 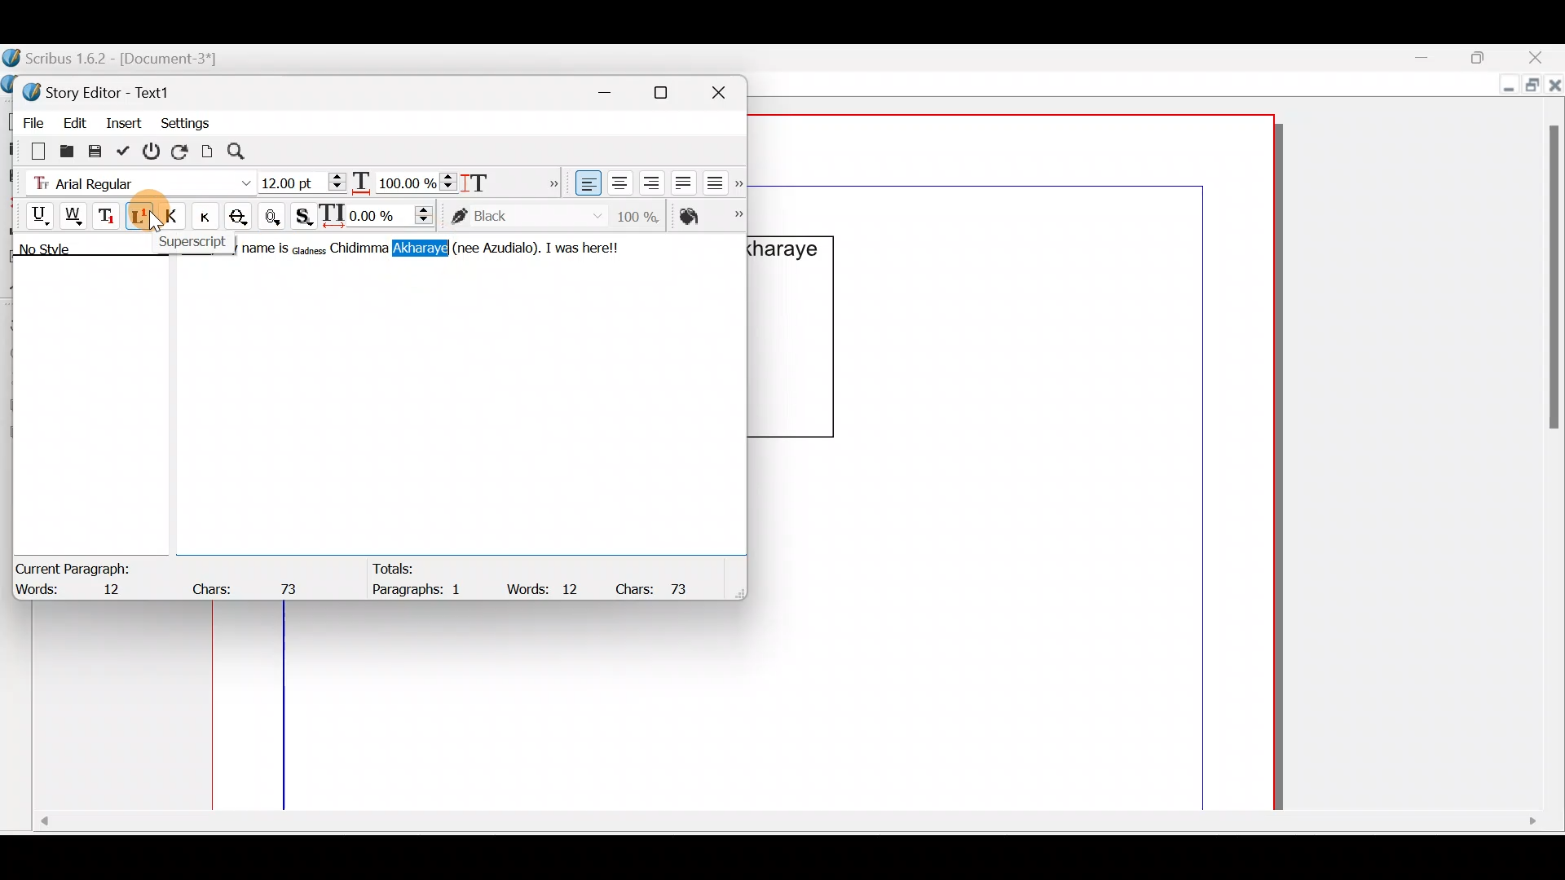 I want to click on Scaling height of characters, so click(x=499, y=178).